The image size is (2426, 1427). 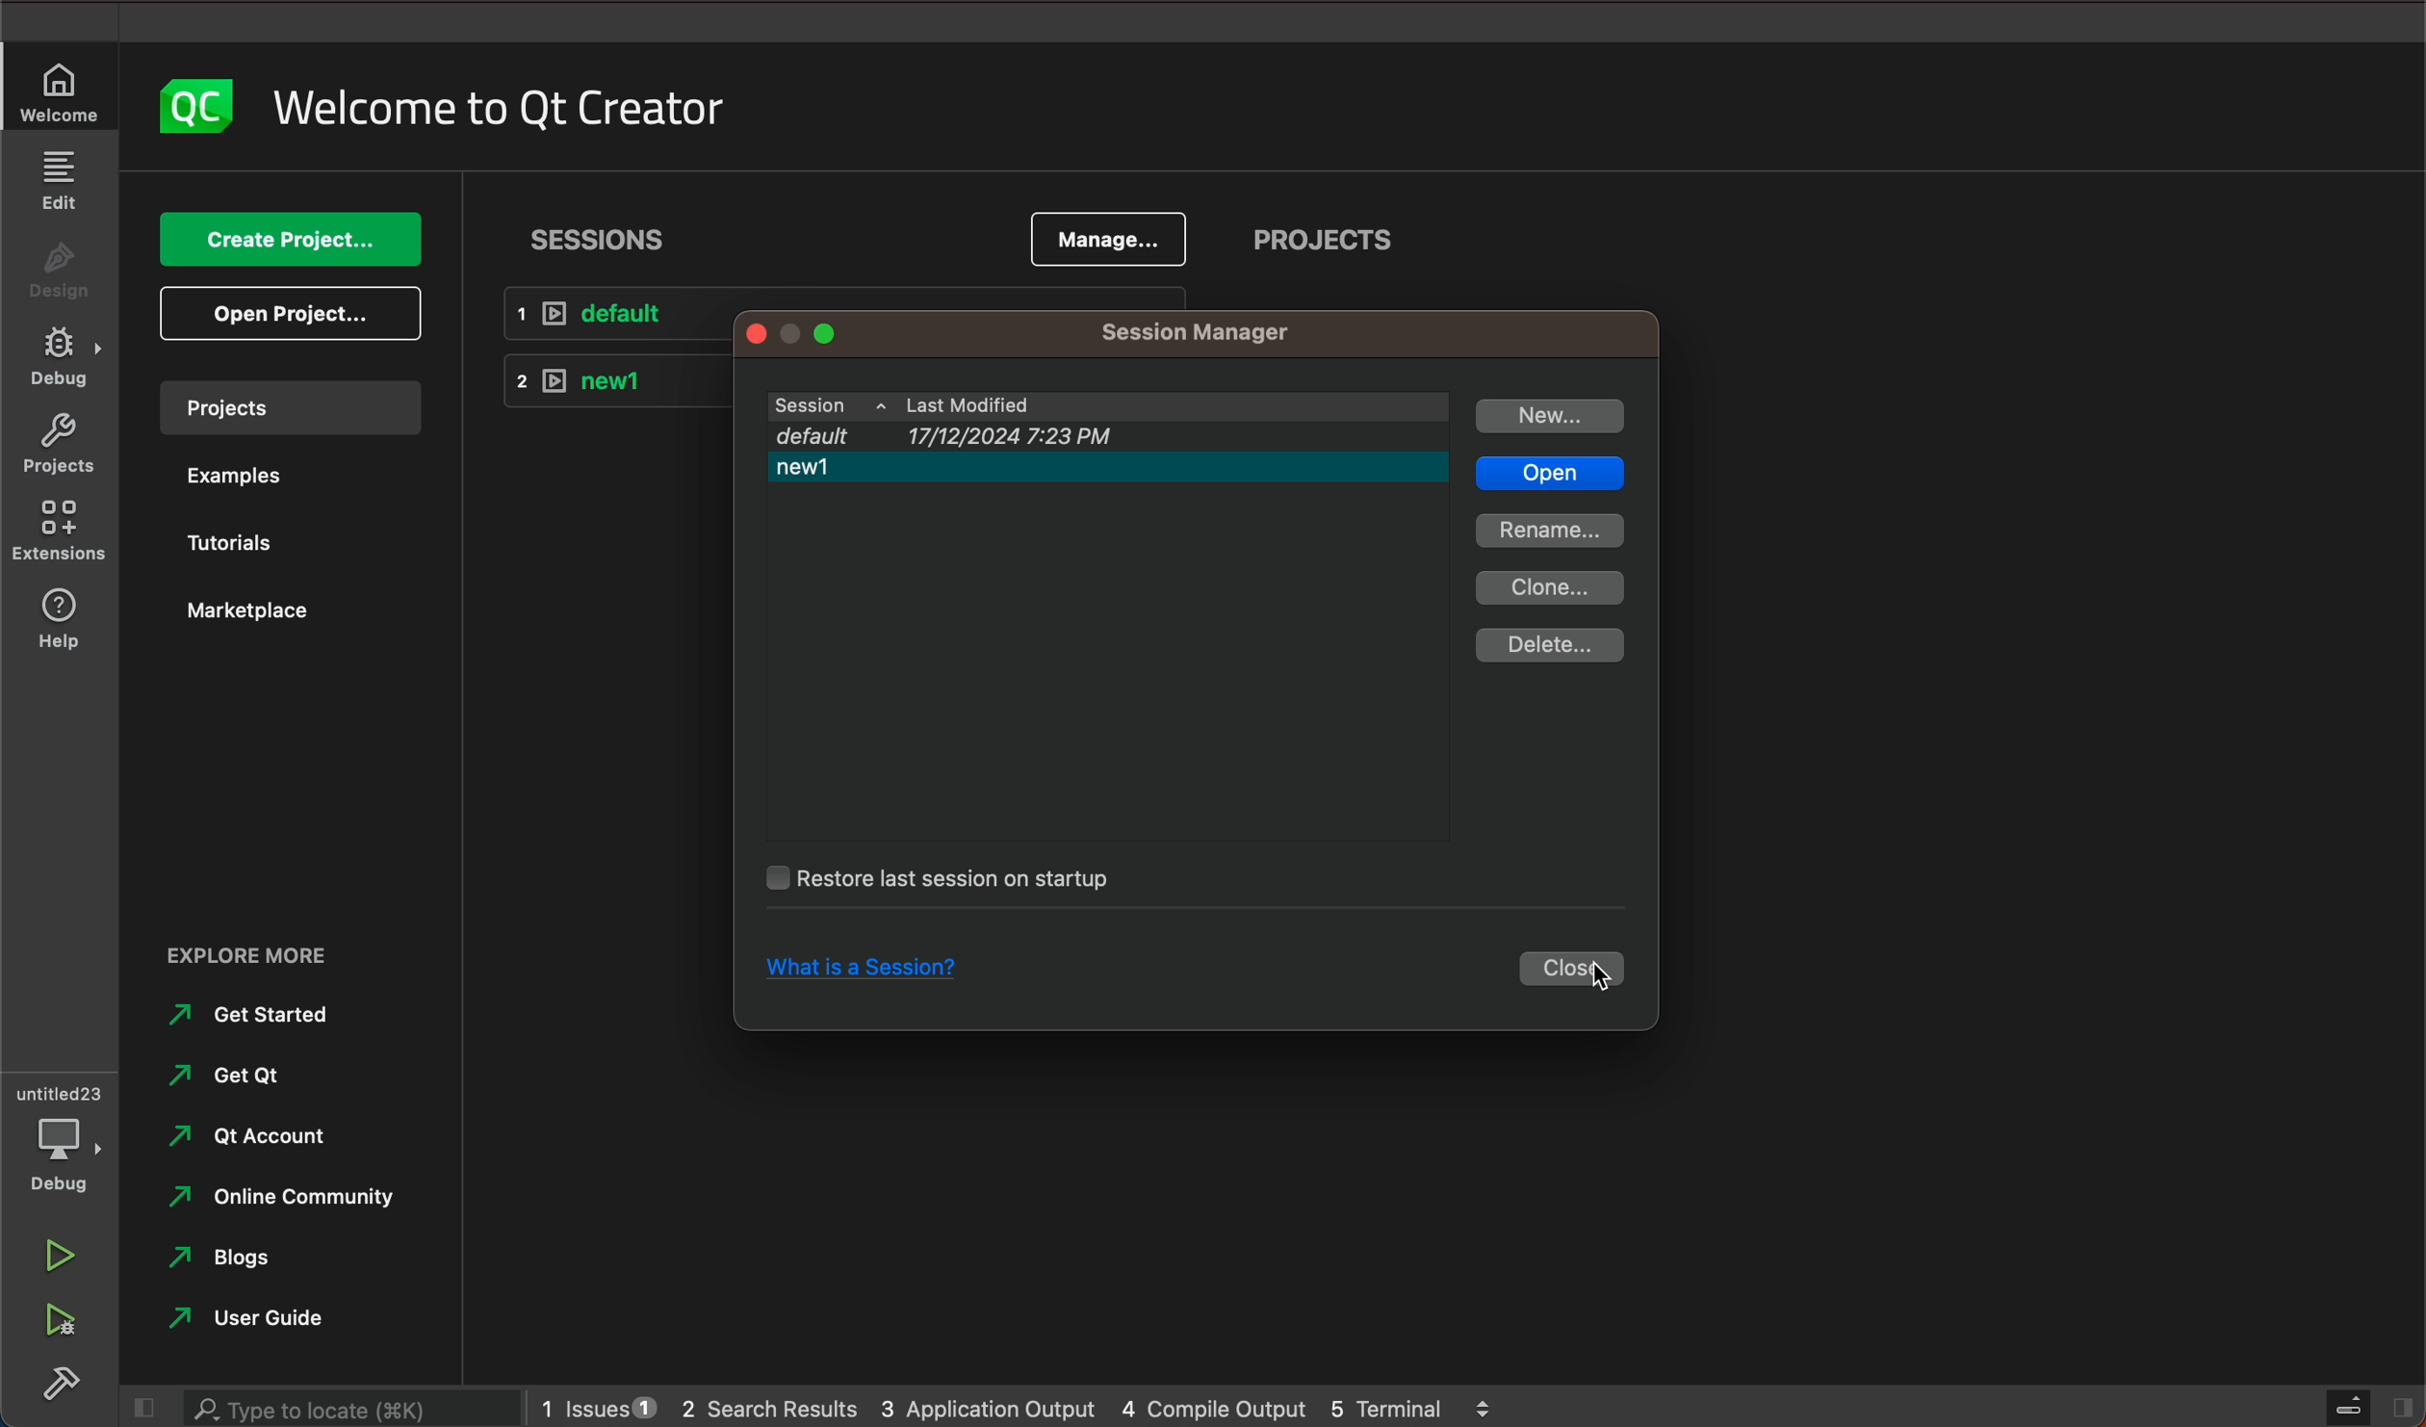 What do you see at coordinates (137, 1408) in the screenshot?
I see `close slide bar` at bounding box center [137, 1408].